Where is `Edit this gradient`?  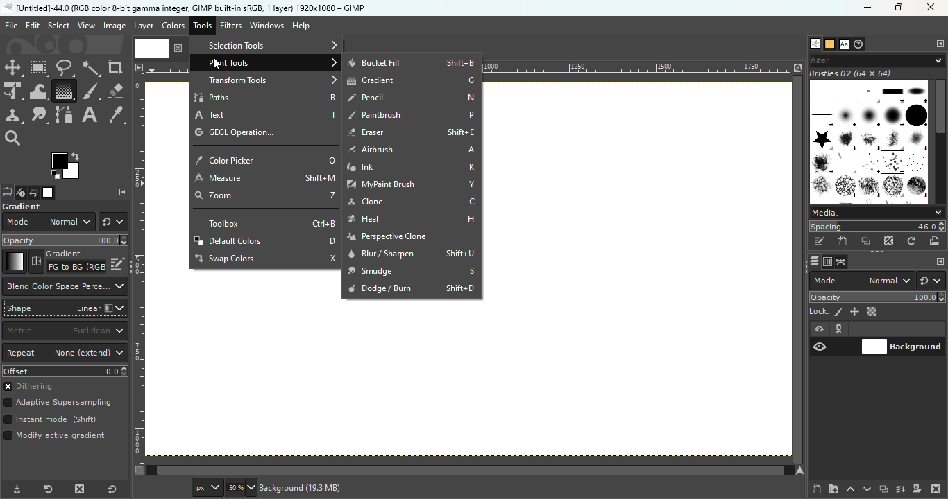
Edit this gradient is located at coordinates (118, 263).